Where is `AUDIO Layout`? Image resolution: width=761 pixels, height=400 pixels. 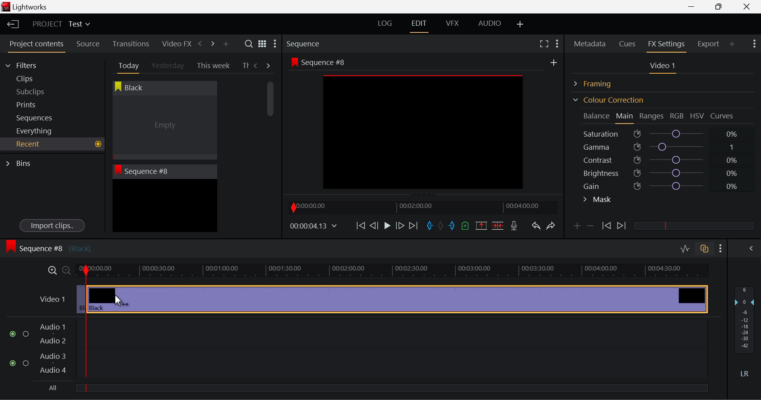 AUDIO Layout is located at coordinates (489, 23).